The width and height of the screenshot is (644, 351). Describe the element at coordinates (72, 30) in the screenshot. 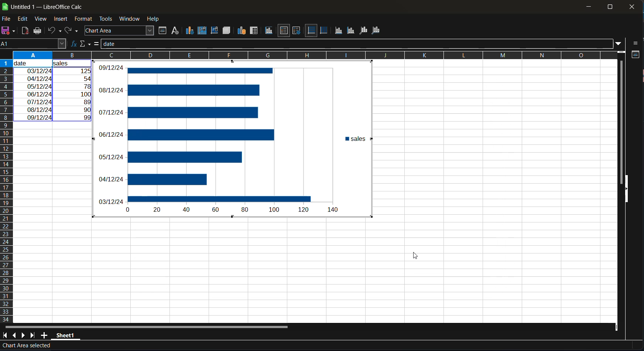

I see `redo` at that location.